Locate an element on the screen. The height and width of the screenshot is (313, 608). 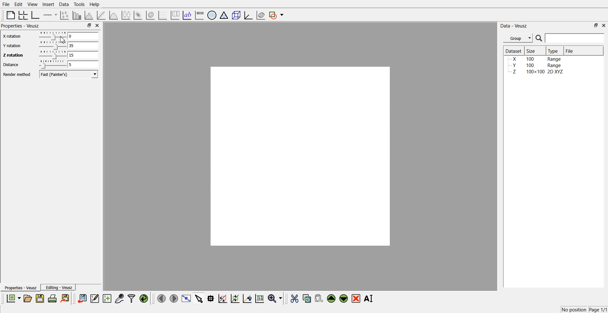
Preview window is located at coordinates (301, 156).